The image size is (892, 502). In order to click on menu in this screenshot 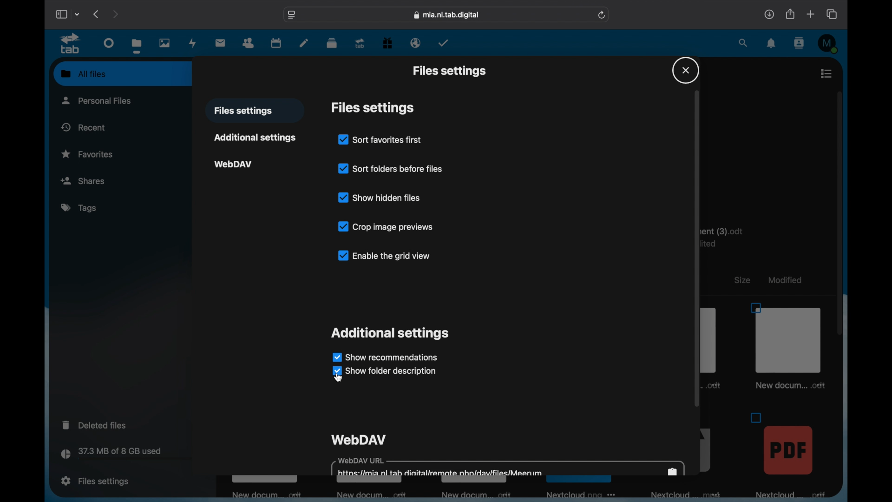, I will do `click(827, 73)`.